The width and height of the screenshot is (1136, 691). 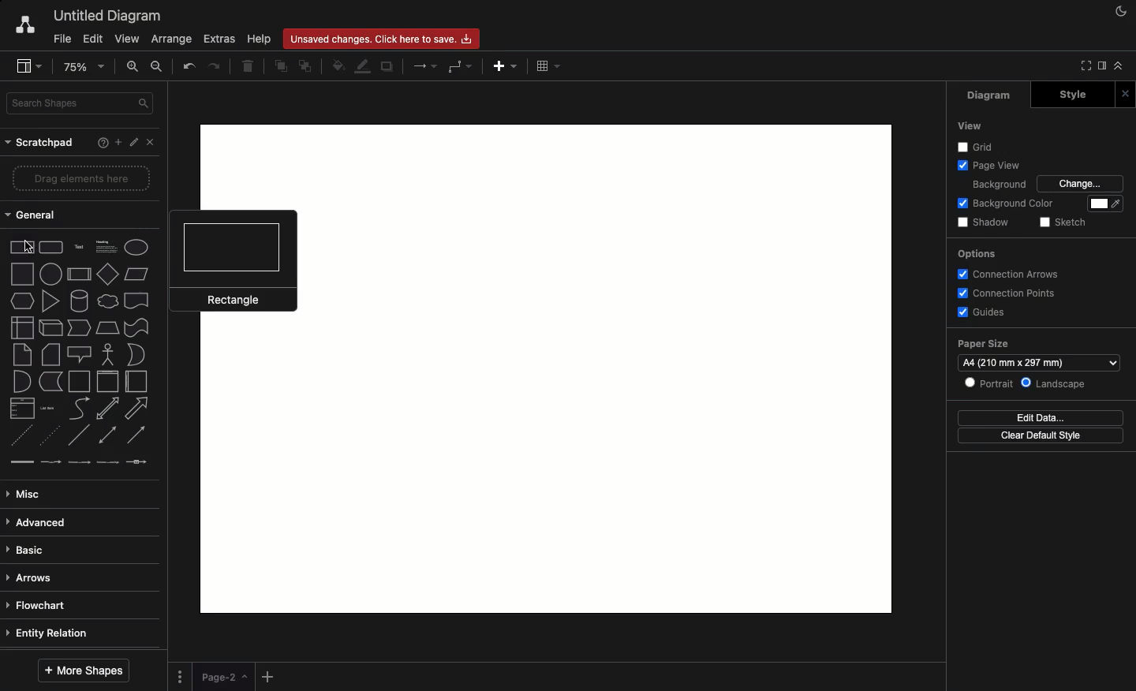 I want to click on connector with 3 labels, so click(x=107, y=462).